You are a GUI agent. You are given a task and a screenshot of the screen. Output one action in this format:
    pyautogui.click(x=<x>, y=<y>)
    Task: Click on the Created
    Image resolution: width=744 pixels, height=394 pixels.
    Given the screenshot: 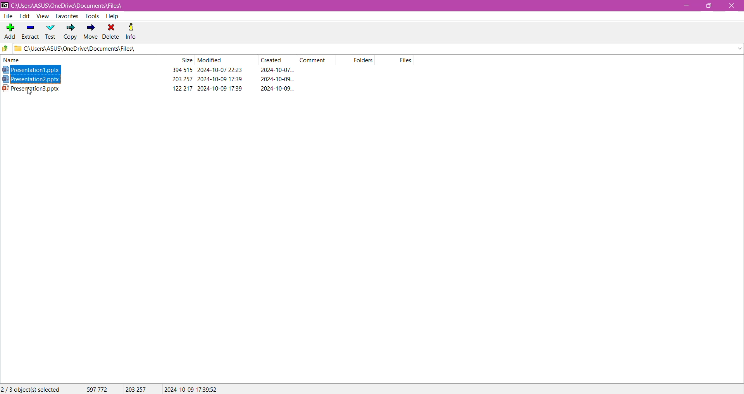 What is the action you would take?
    pyautogui.click(x=274, y=60)
    